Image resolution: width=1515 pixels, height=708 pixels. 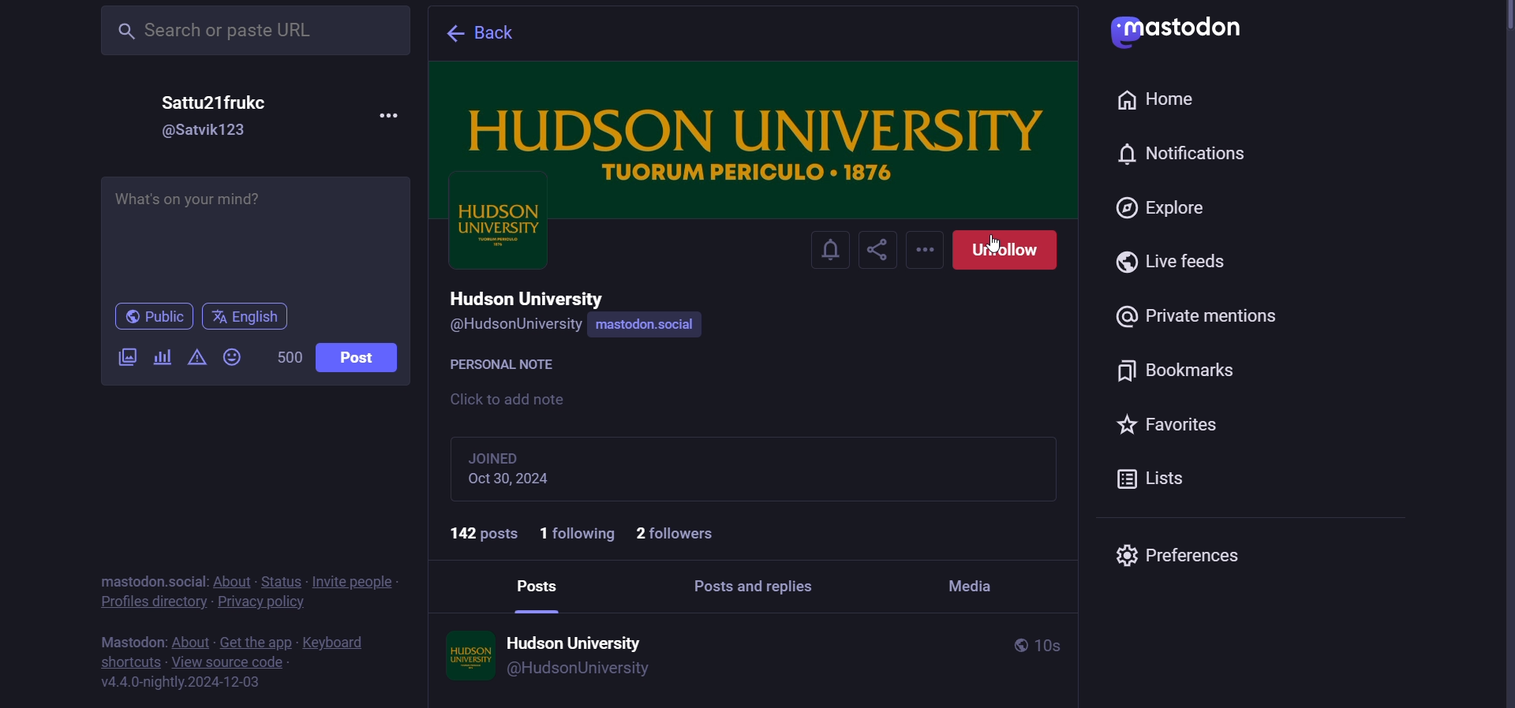 What do you see at coordinates (1203, 319) in the screenshot?
I see `private mention` at bounding box center [1203, 319].